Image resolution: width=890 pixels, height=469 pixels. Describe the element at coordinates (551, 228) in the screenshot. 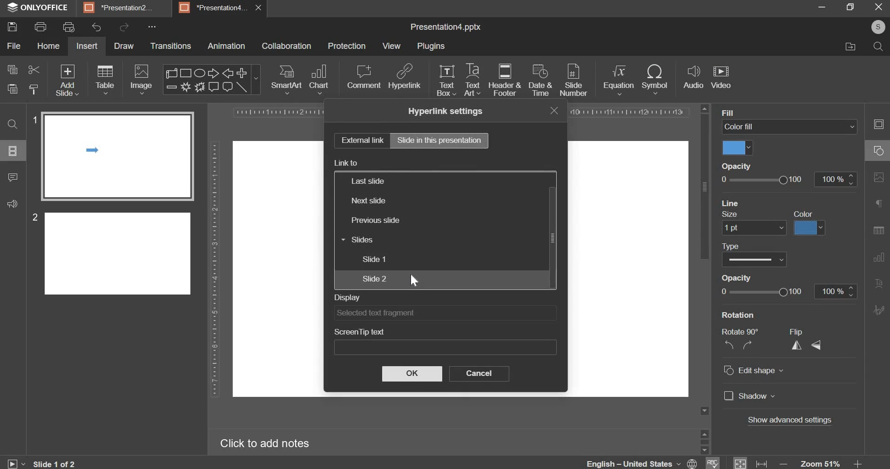

I see `|scroll bar` at that location.